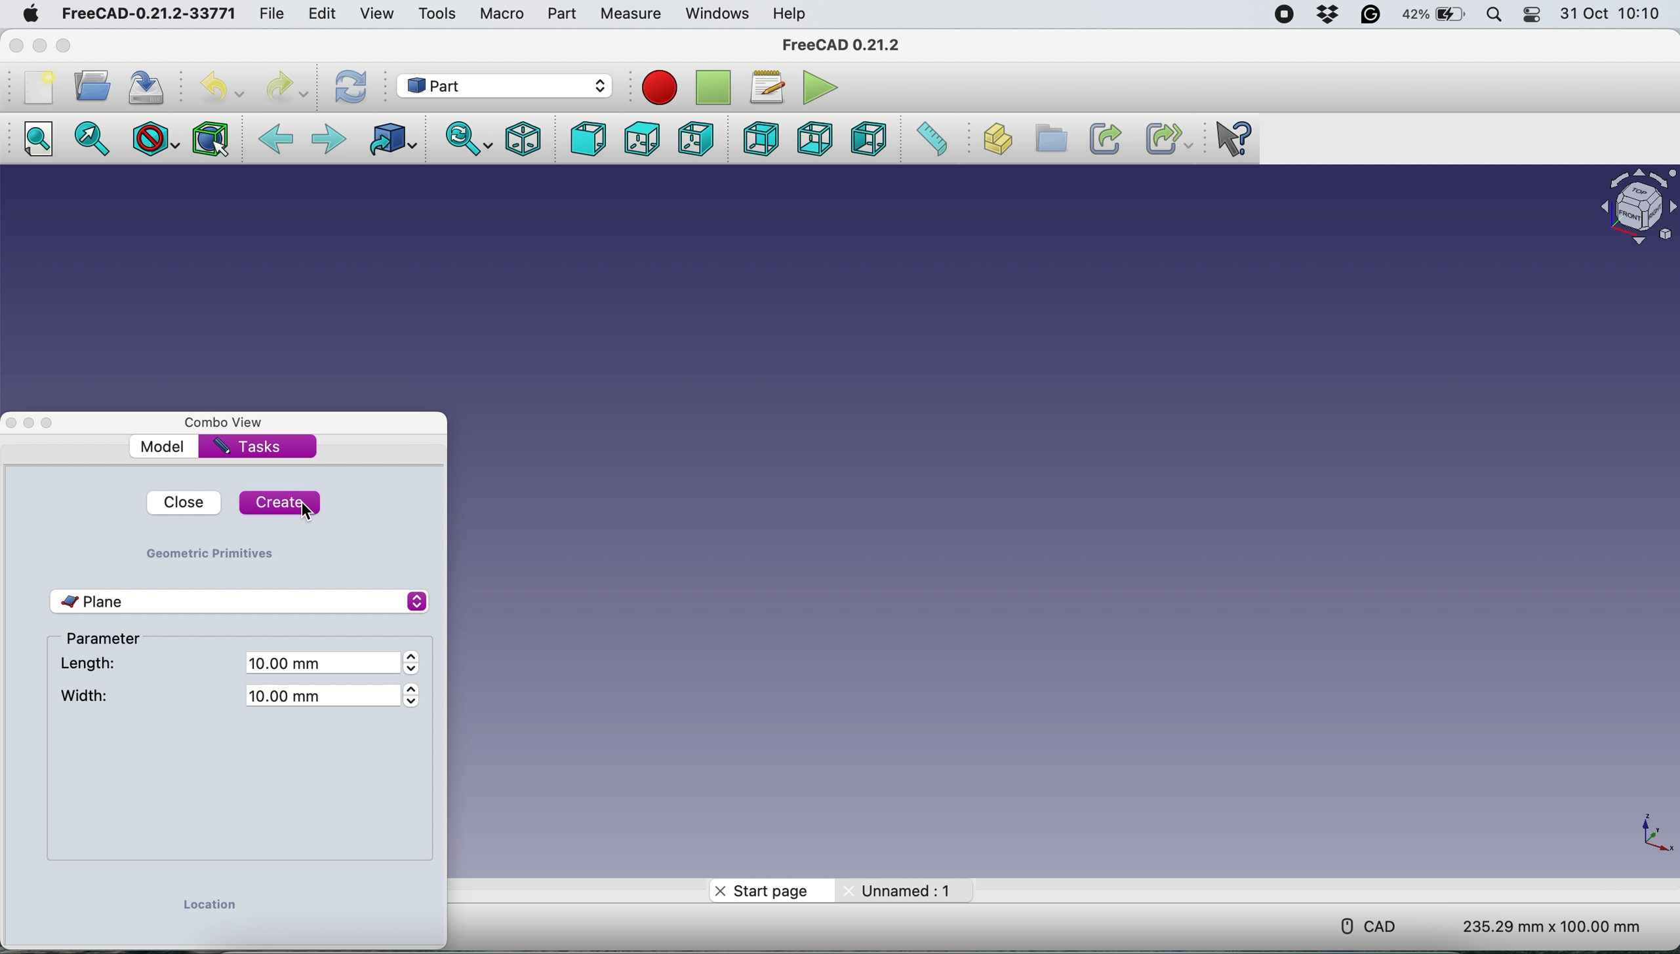  What do you see at coordinates (991, 140) in the screenshot?
I see `Create part` at bounding box center [991, 140].